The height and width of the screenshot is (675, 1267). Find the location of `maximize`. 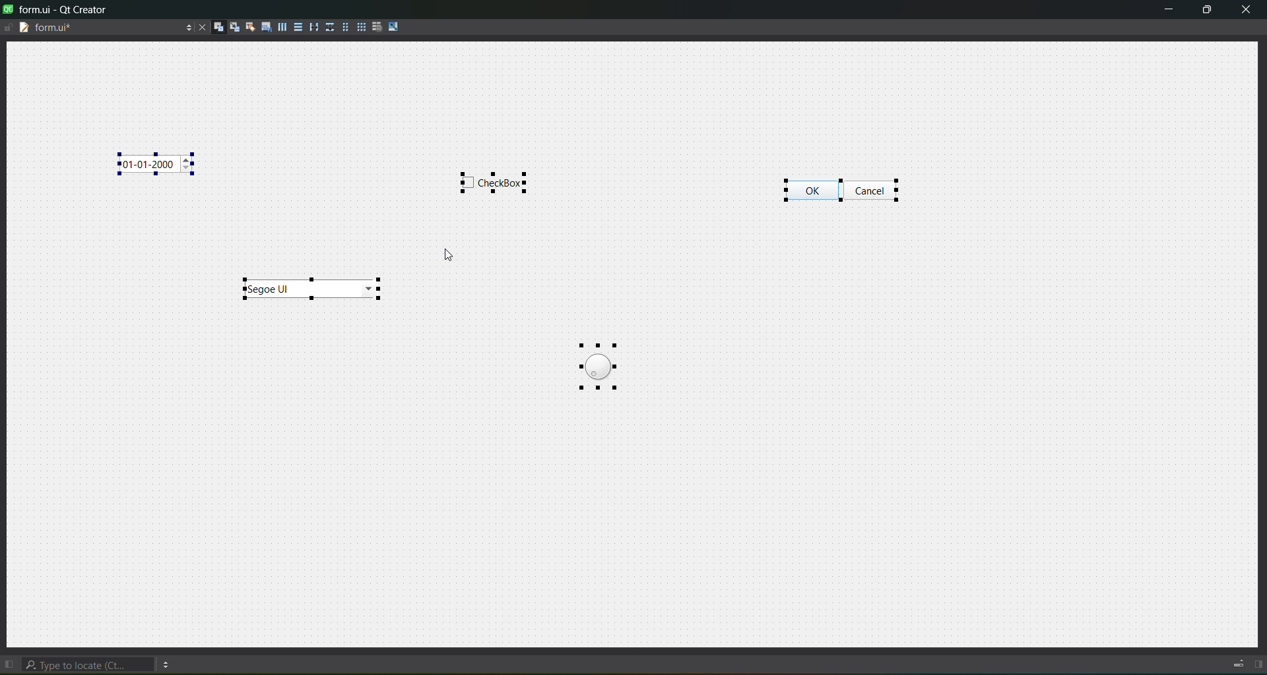

maximize is located at coordinates (1205, 10).